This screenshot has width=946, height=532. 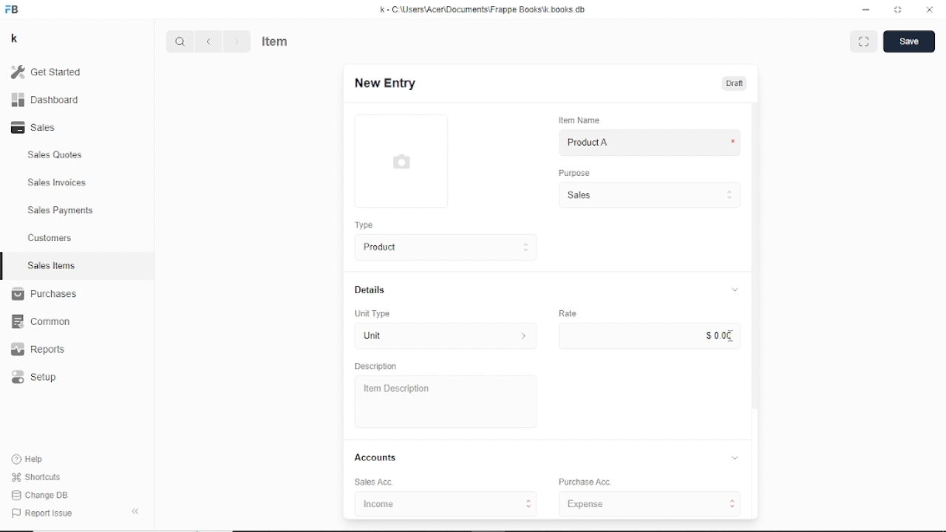 I want to click on Purchase Acc., so click(x=584, y=482).